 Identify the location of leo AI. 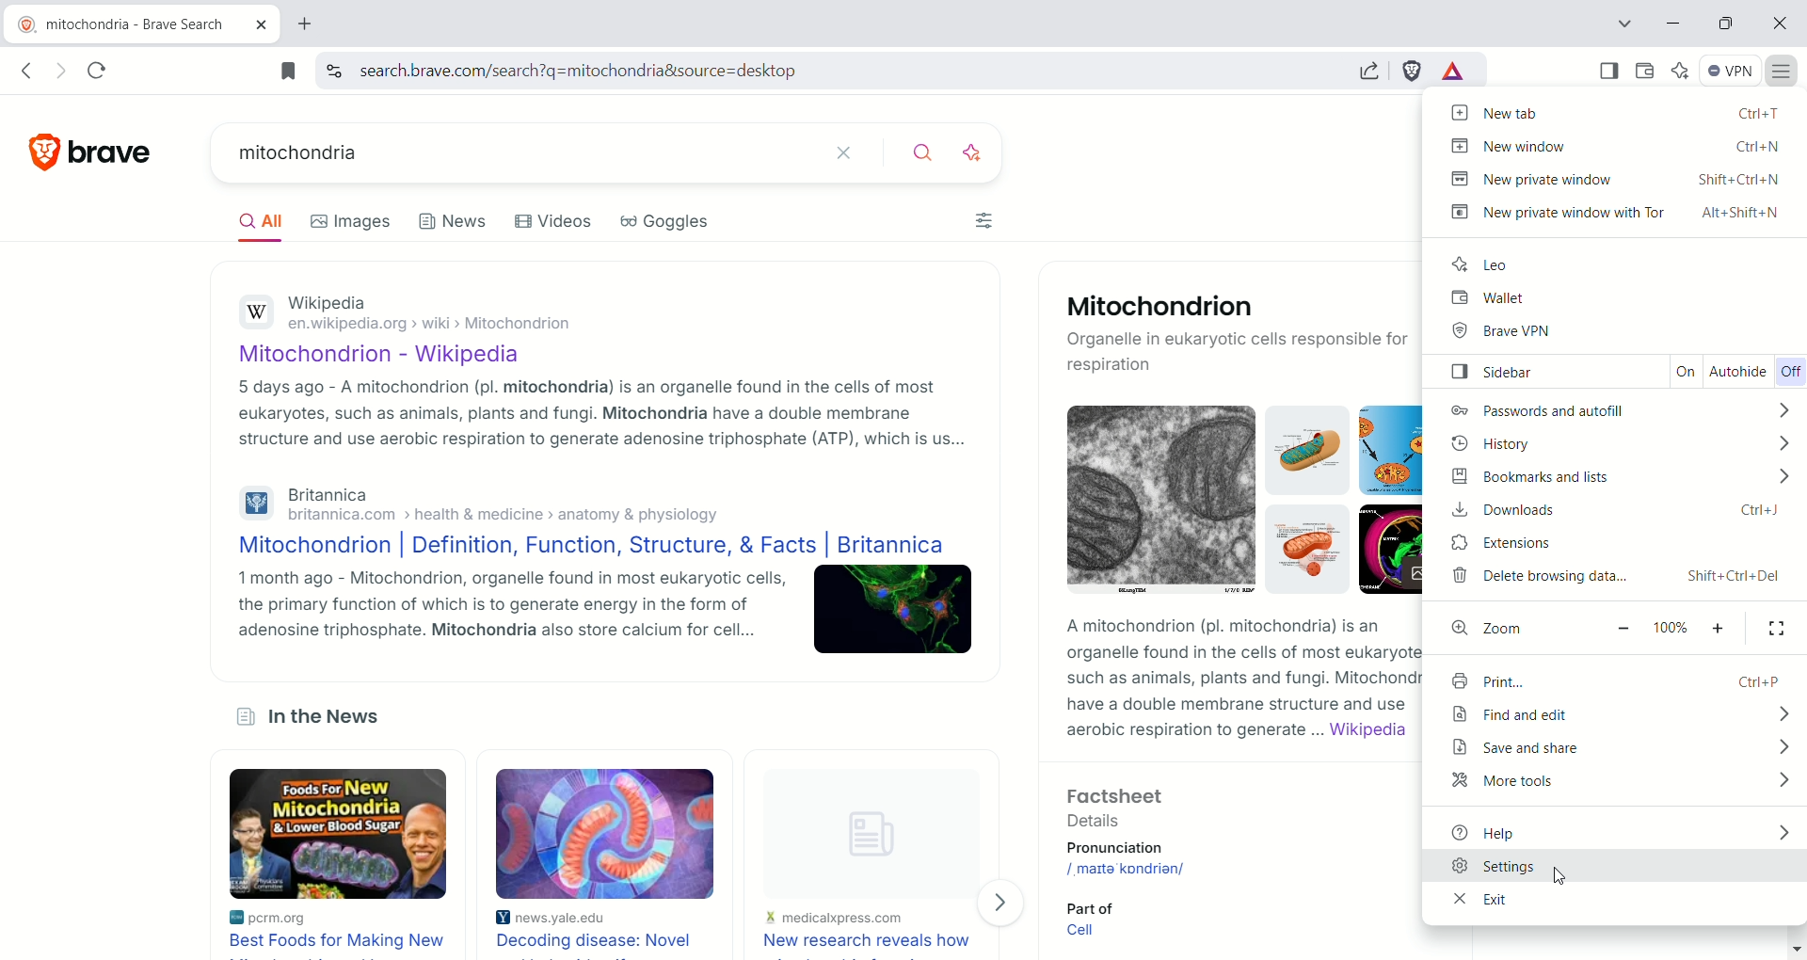
(1681, 67).